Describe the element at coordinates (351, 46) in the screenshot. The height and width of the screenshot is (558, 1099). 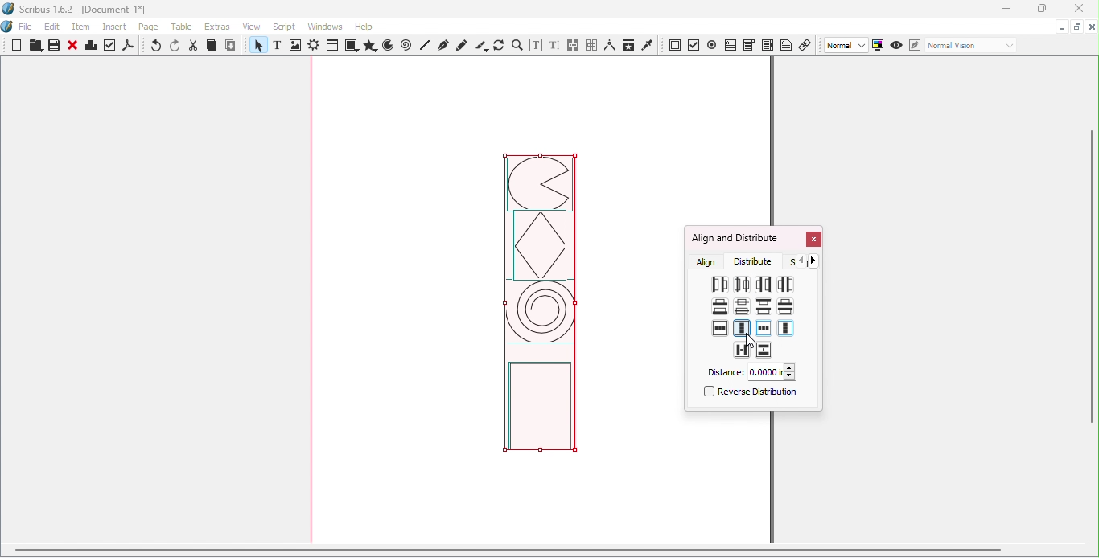
I see `Shapes` at that location.